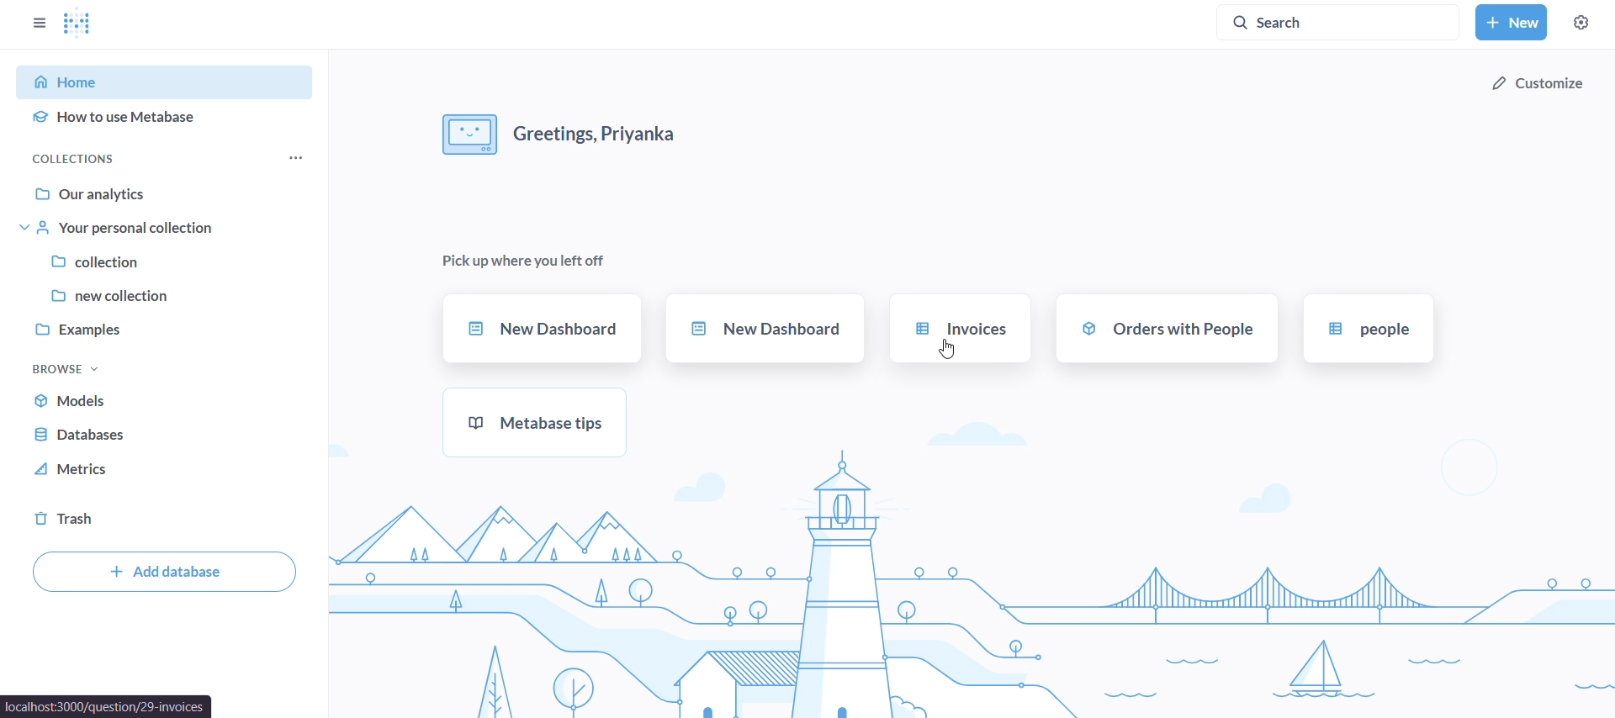 This screenshot has width=1615, height=718. I want to click on cursor, so click(950, 351).